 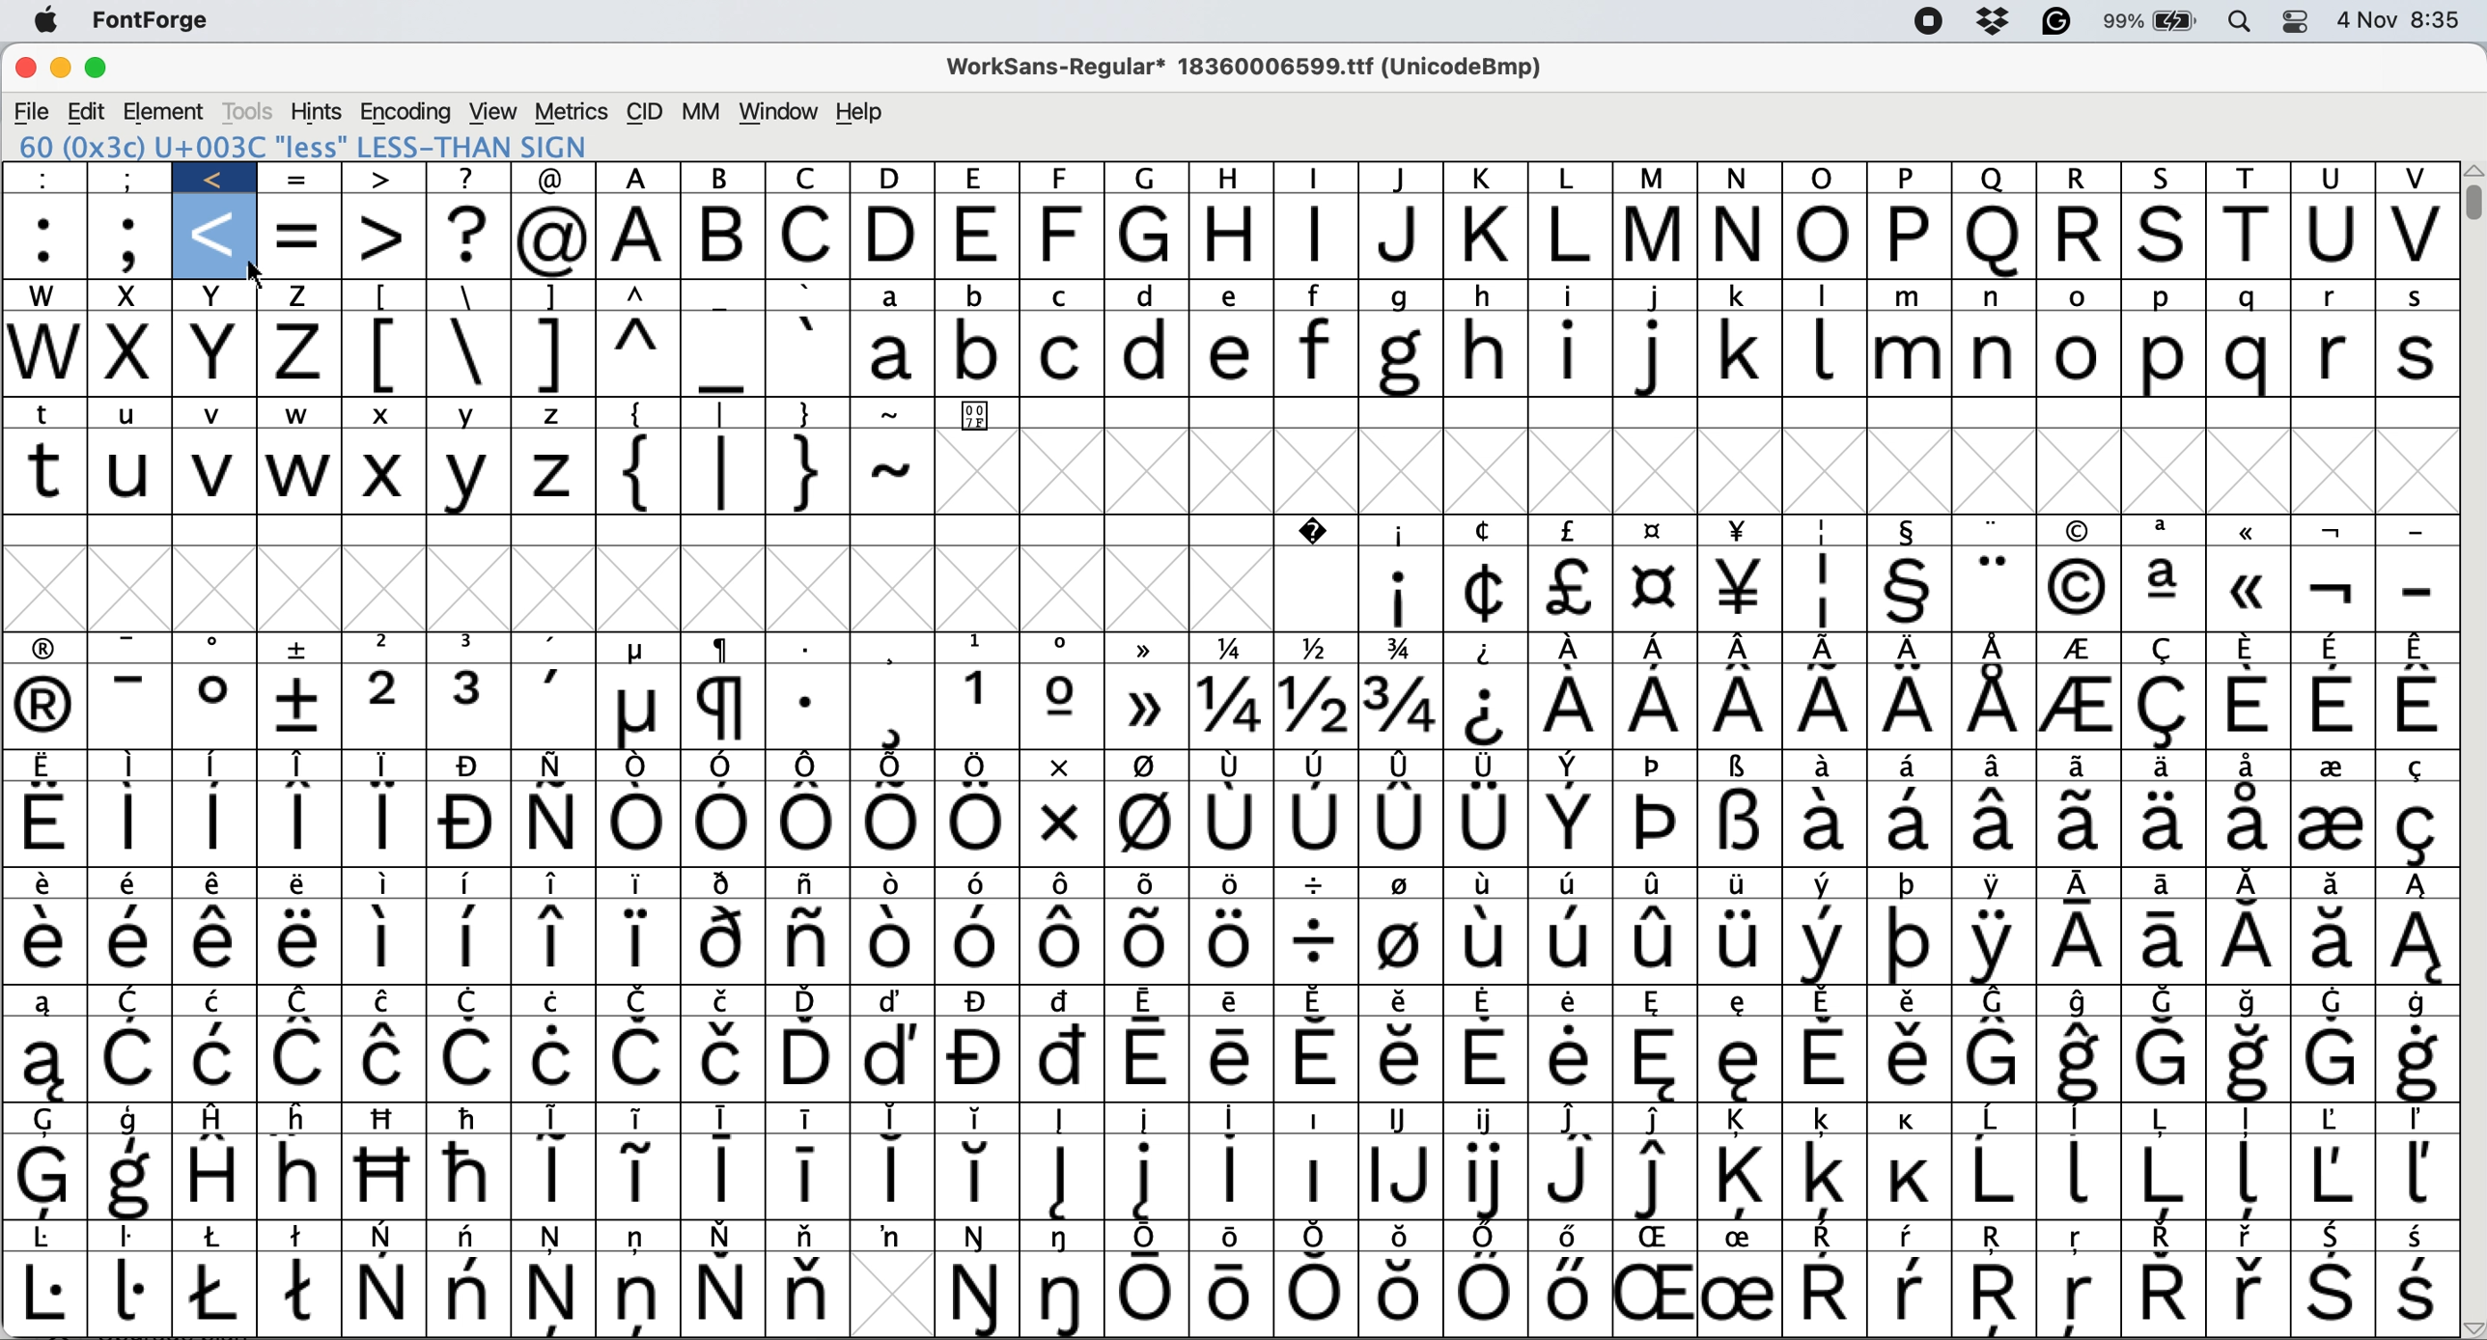 I want to click on Symbol, so click(x=1824, y=887).